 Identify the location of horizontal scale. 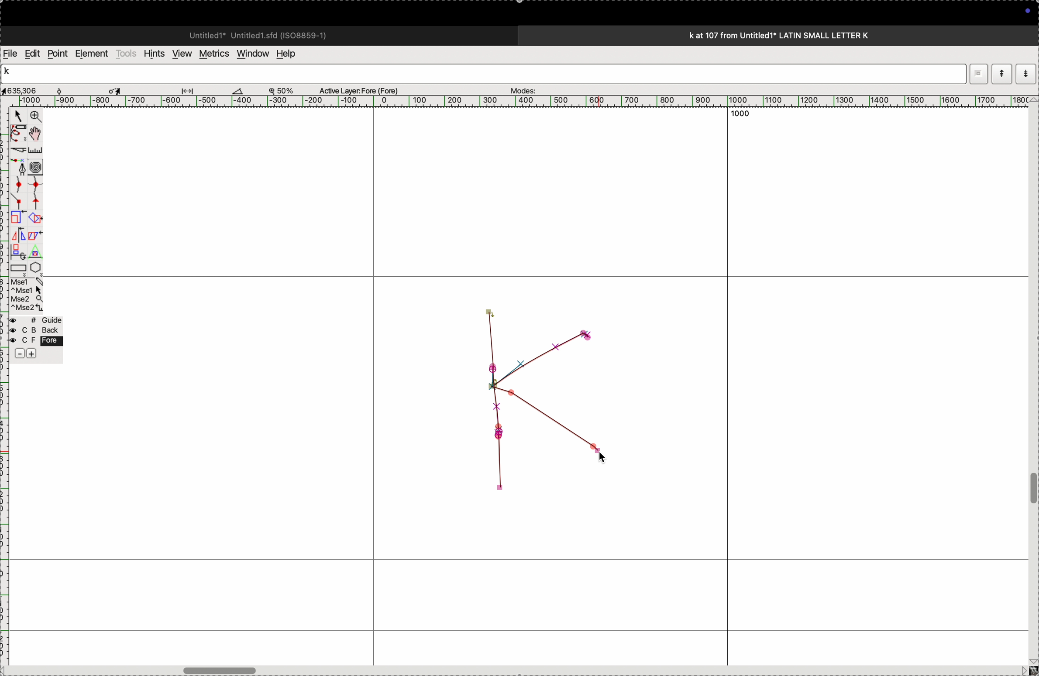
(509, 101).